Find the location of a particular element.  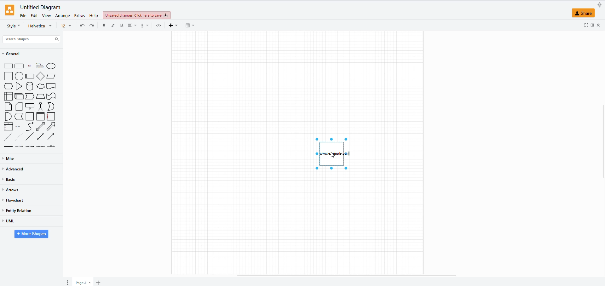

style is located at coordinates (14, 26).